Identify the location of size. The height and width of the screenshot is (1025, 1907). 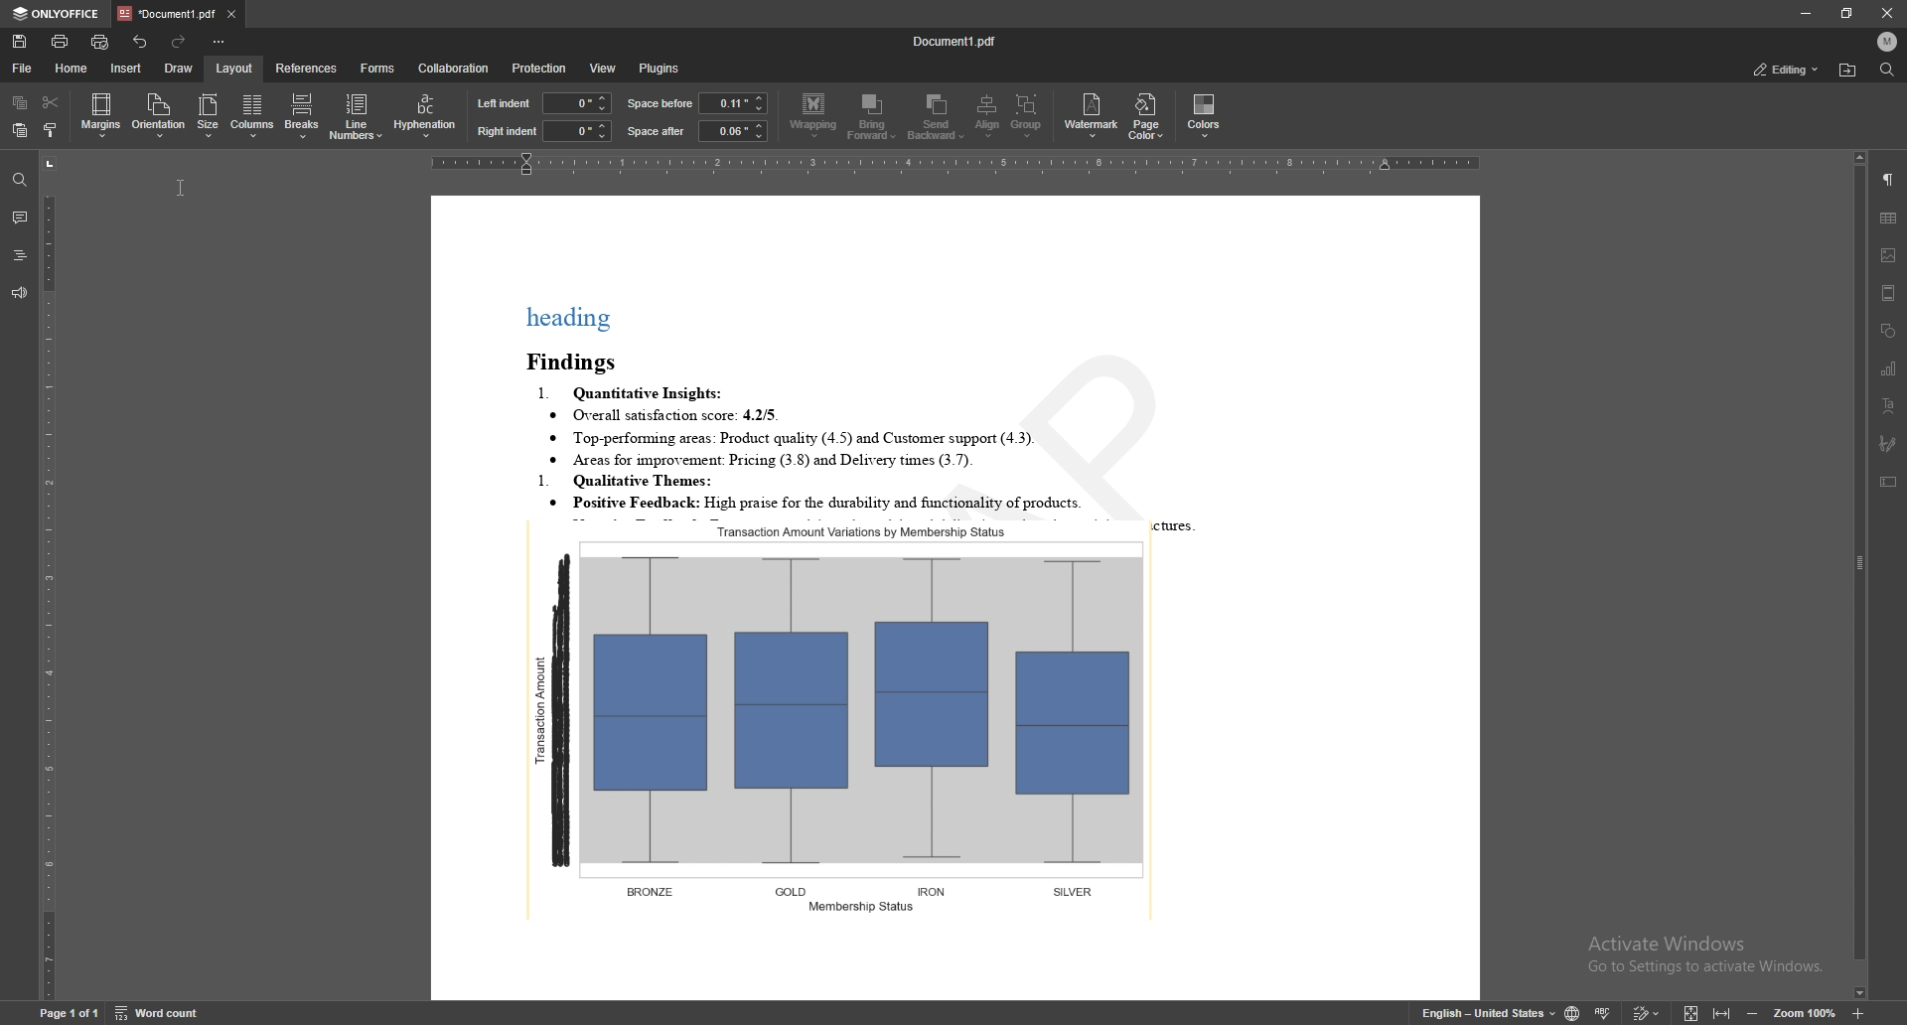
(208, 116).